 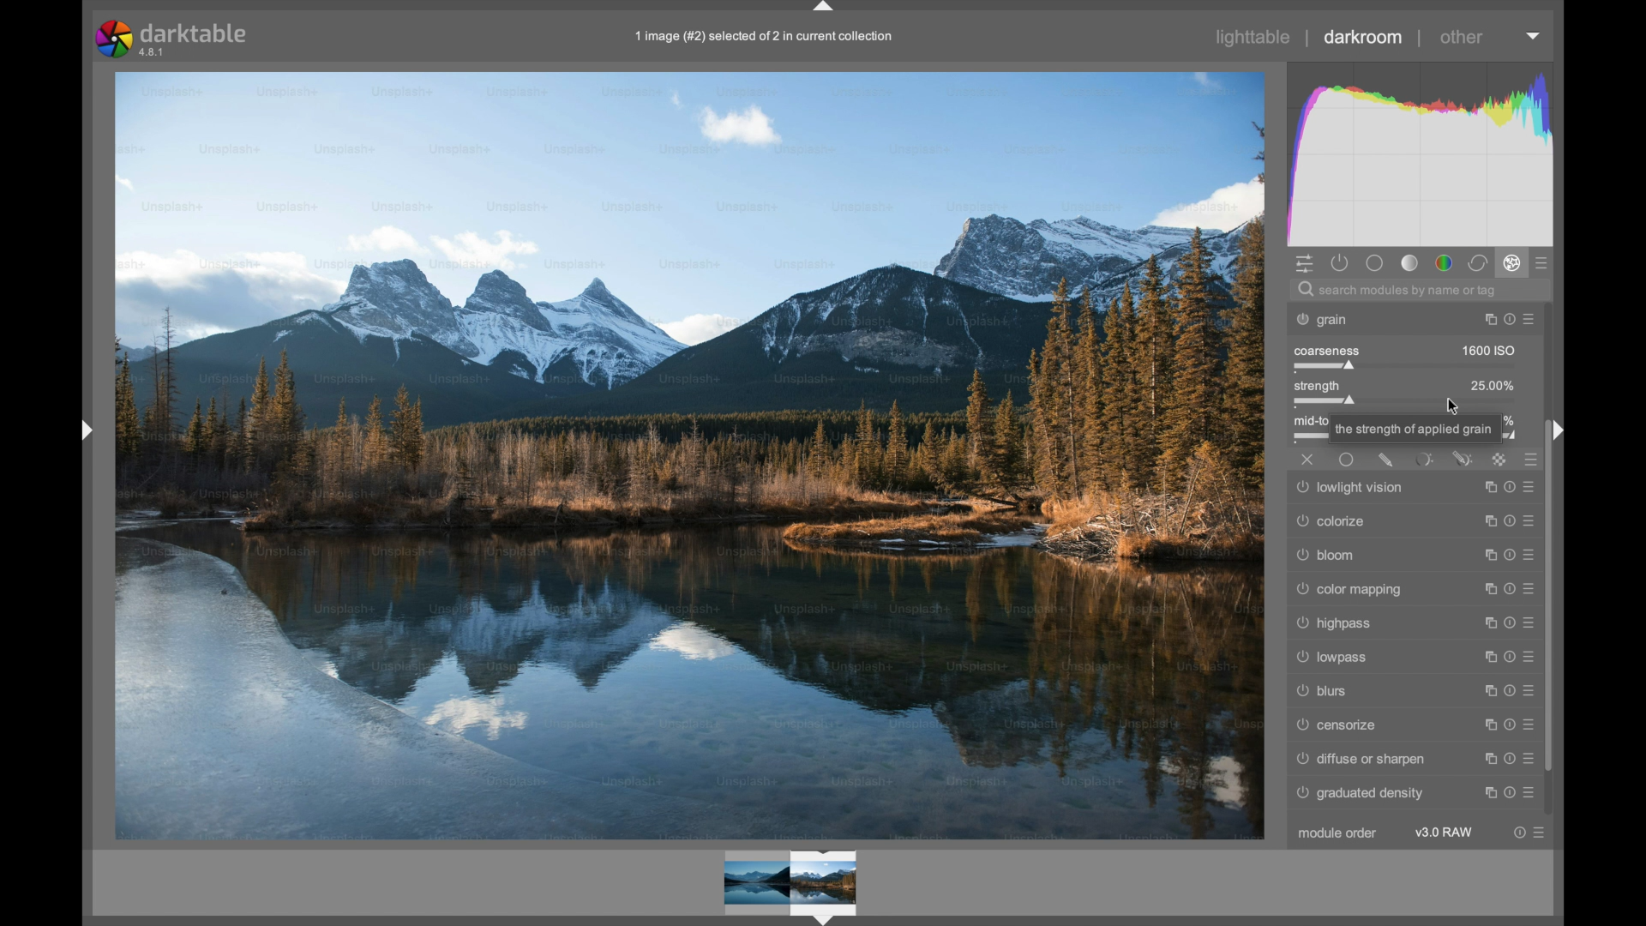 I want to click on reset parameters, so click(x=1510, y=318).